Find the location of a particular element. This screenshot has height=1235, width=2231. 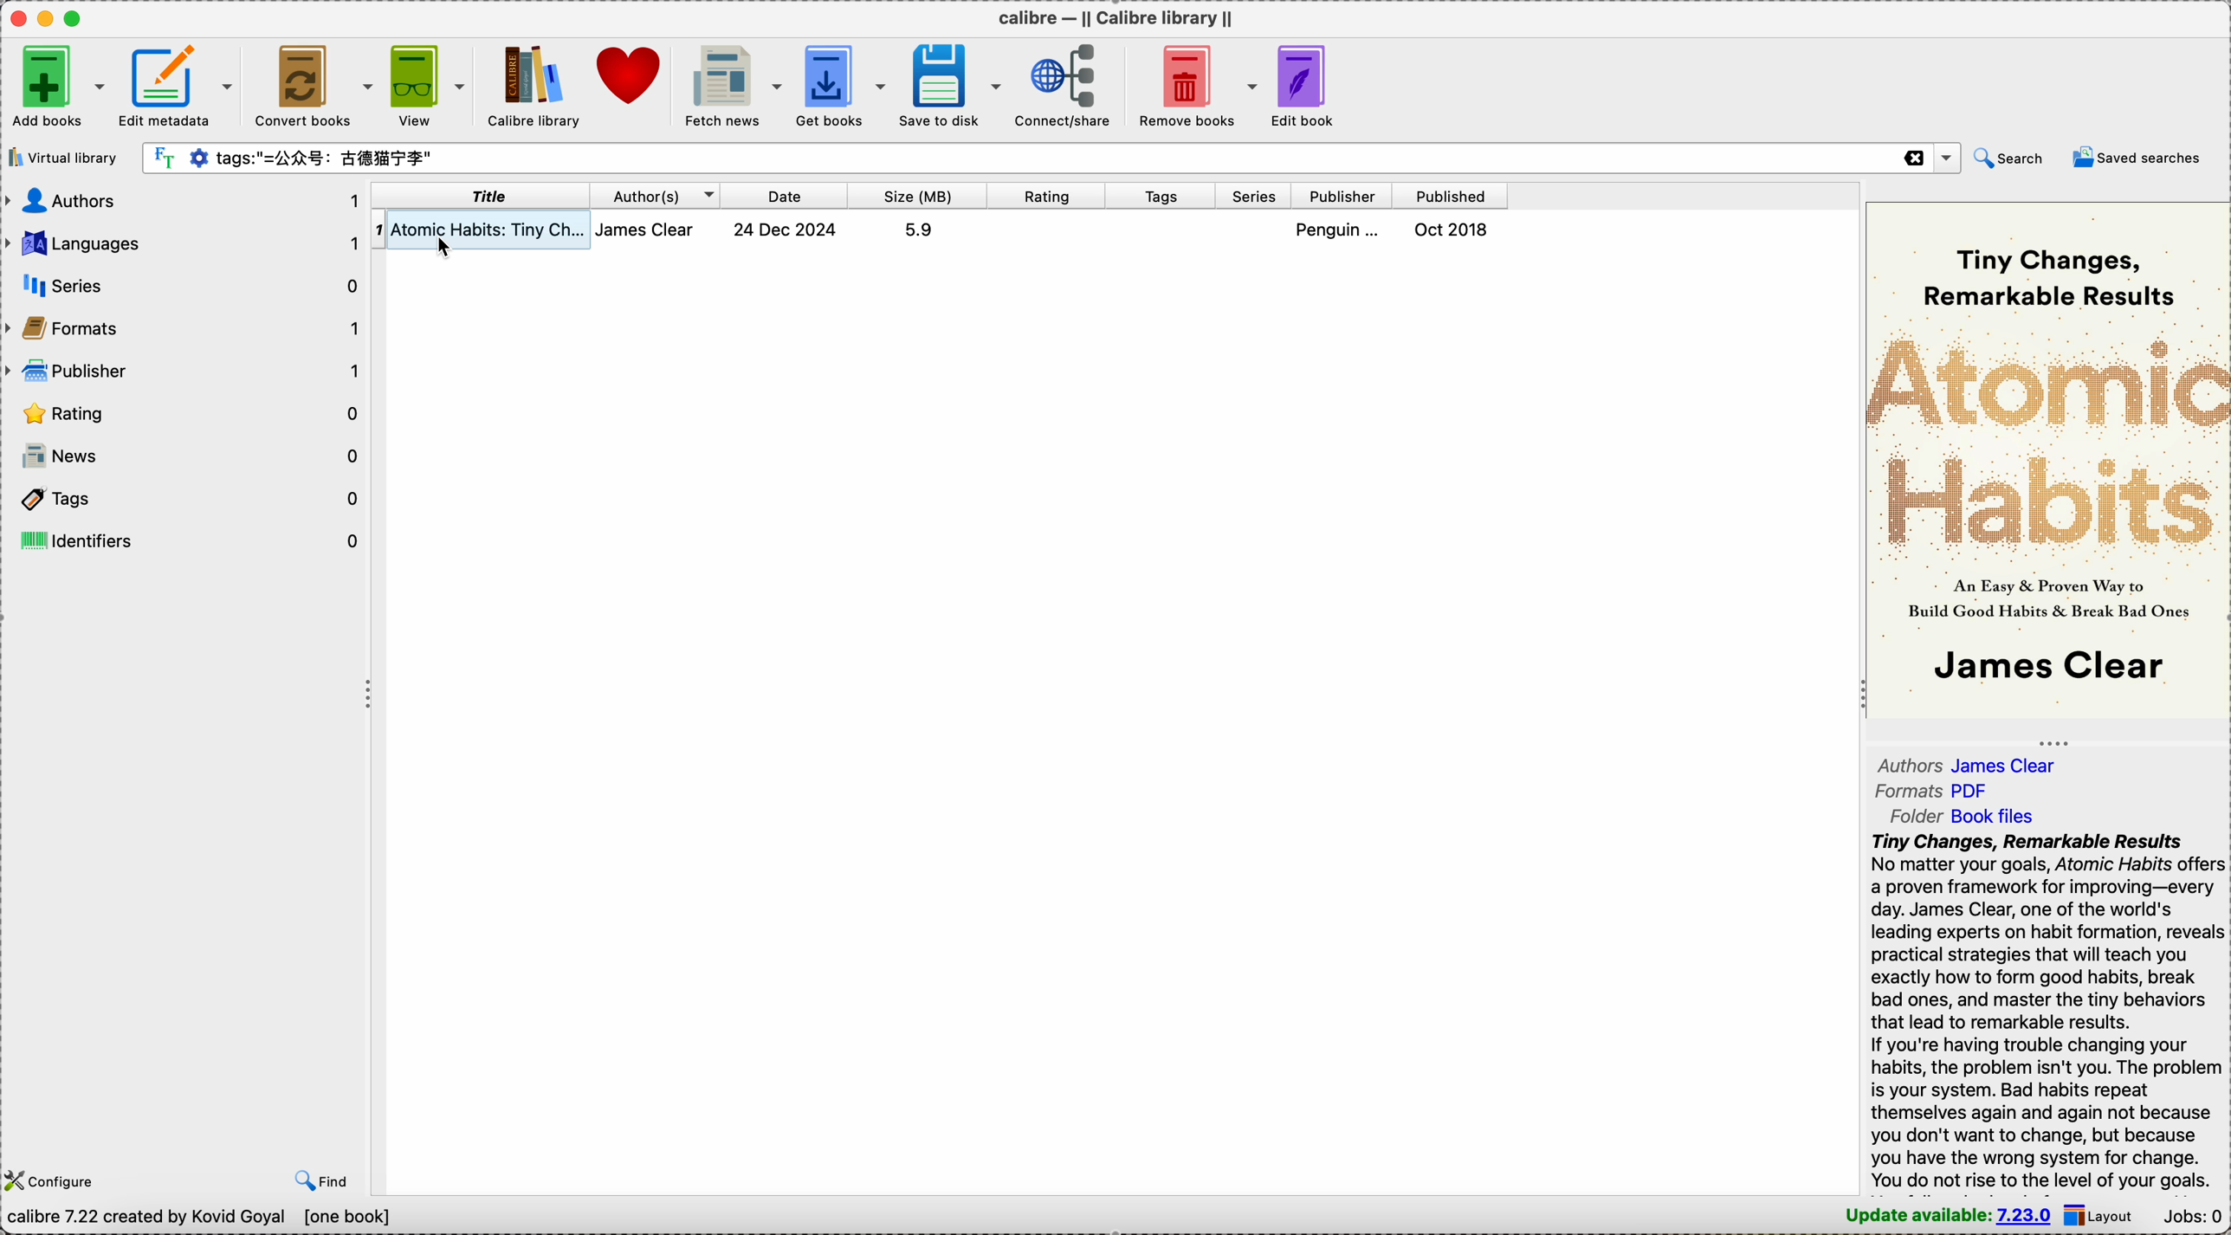

synopsis is located at coordinates (2047, 1012).